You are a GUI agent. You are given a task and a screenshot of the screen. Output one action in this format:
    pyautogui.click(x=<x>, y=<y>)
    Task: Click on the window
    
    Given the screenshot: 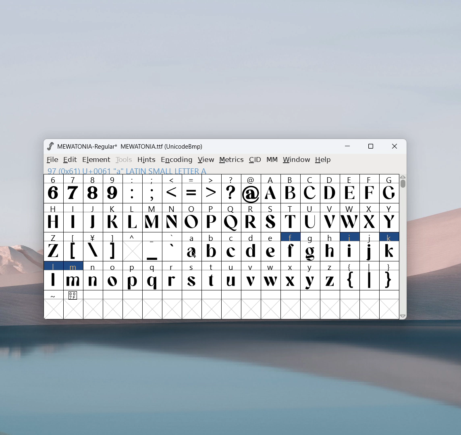 What is the action you would take?
    pyautogui.click(x=297, y=160)
    